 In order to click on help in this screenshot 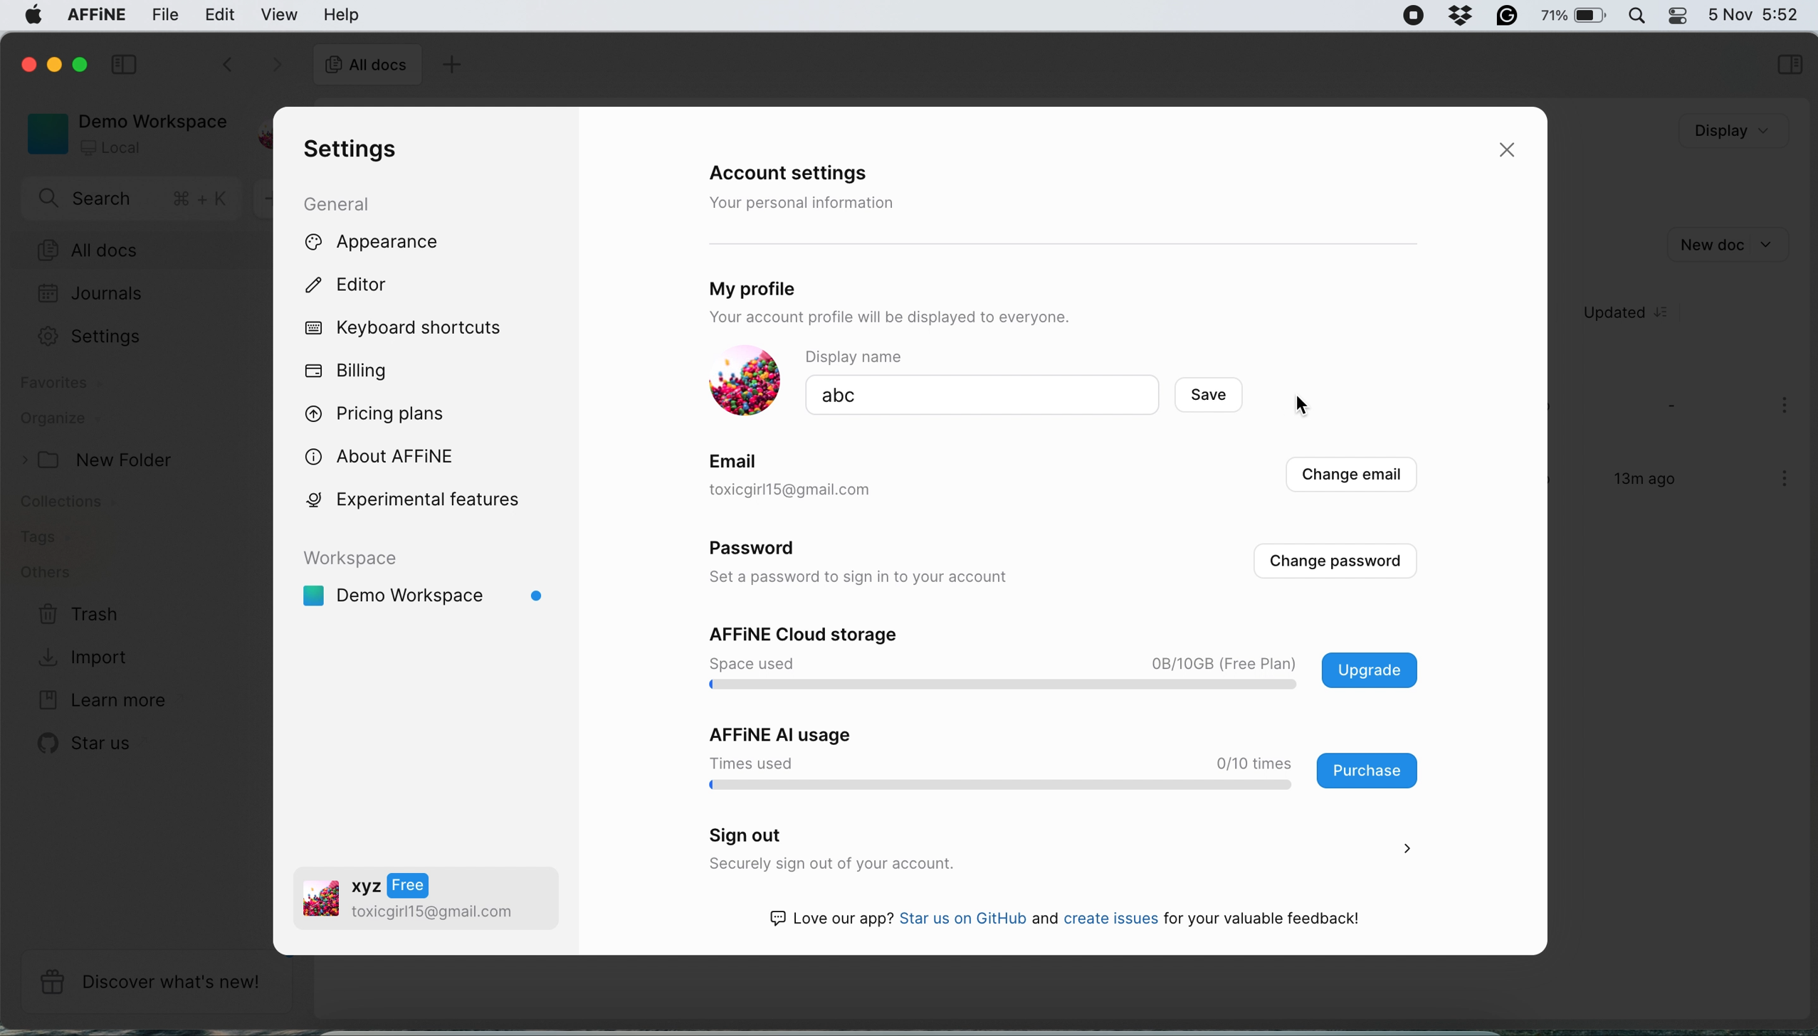, I will do `click(341, 14)`.